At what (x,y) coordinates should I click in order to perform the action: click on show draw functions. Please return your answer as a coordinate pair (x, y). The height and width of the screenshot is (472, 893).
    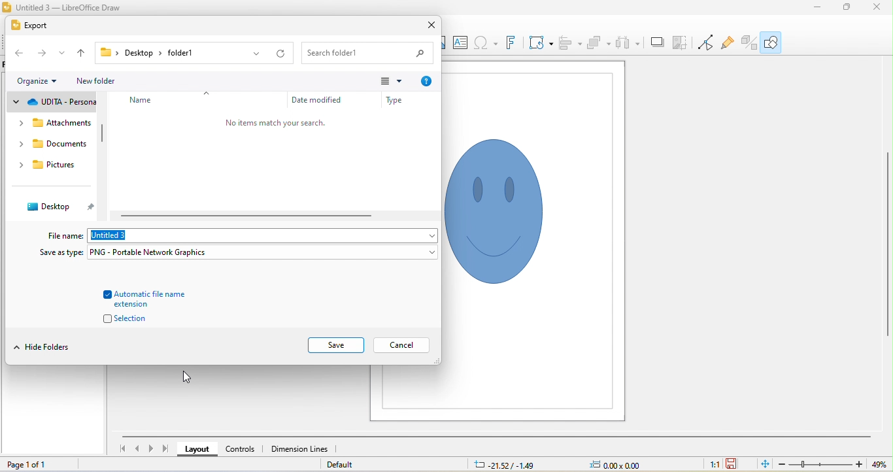
    Looking at the image, I should click on (771, 42).